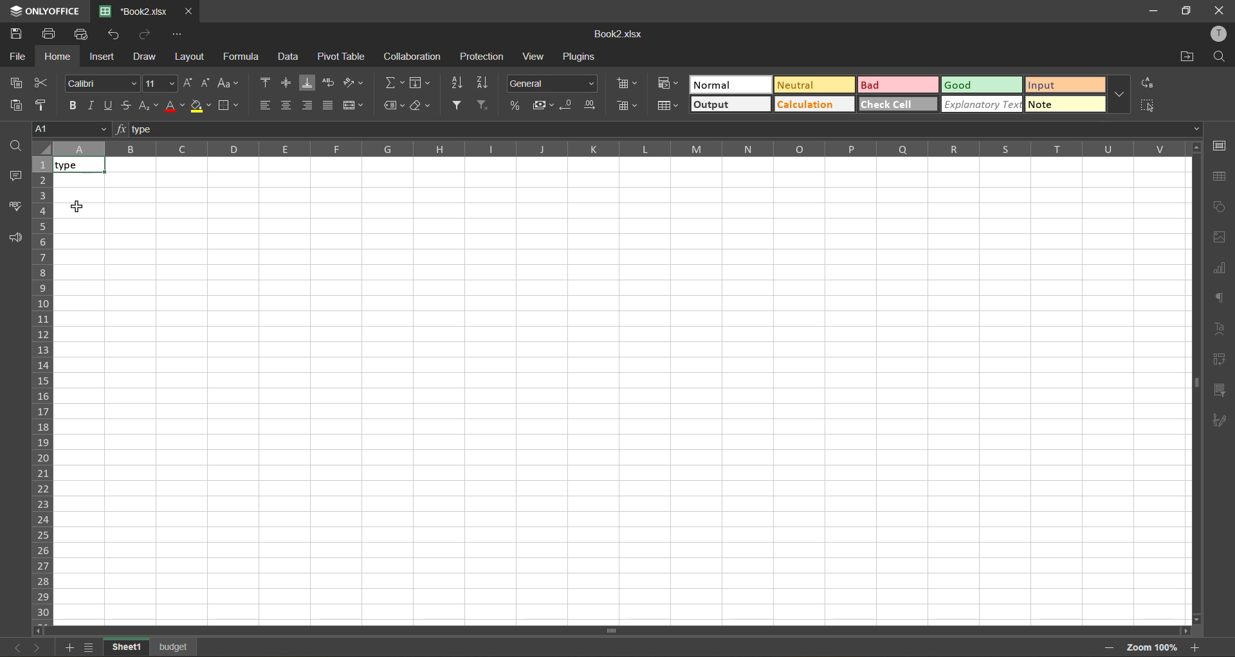 The height and width of the screenshot is (657, 1235). Describe the element at coordinates (123, 646) in the screenshot. I see `sheet names` at that location.